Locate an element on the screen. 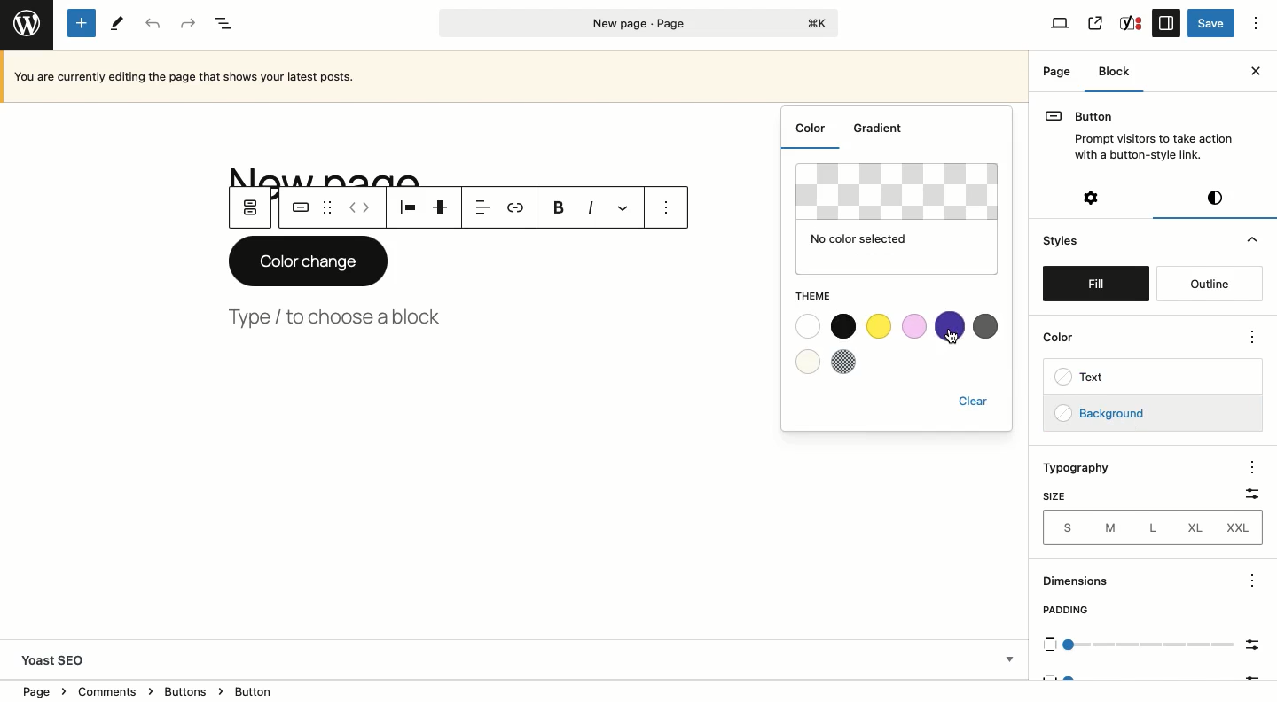  Color change button is located at coordinates (307, 261).